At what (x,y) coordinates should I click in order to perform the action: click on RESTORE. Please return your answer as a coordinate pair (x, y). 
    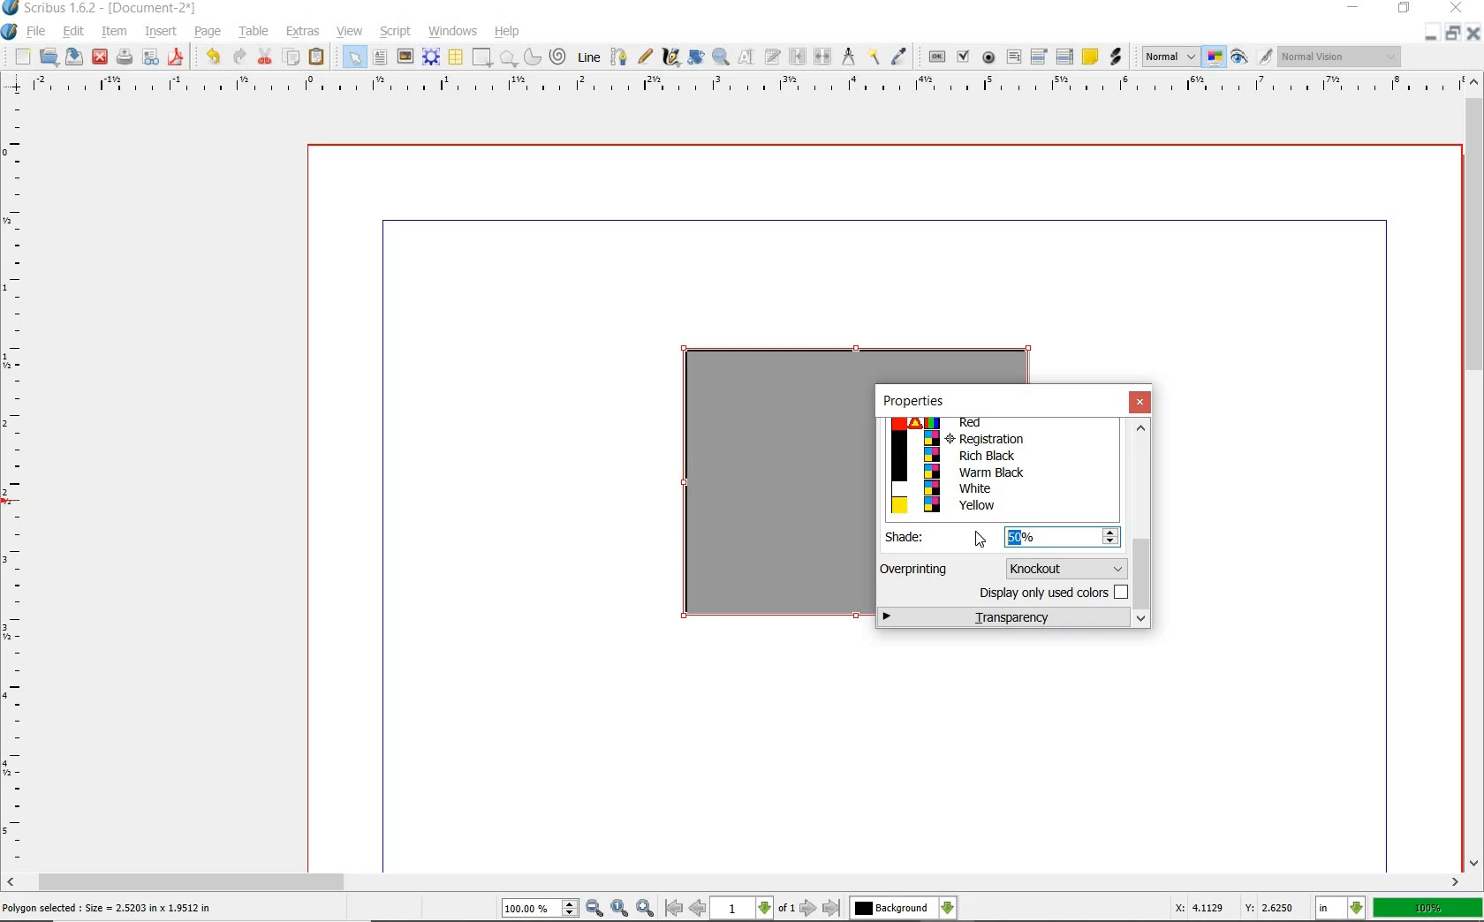
    Looking at the image, I should click on (1404, 11).